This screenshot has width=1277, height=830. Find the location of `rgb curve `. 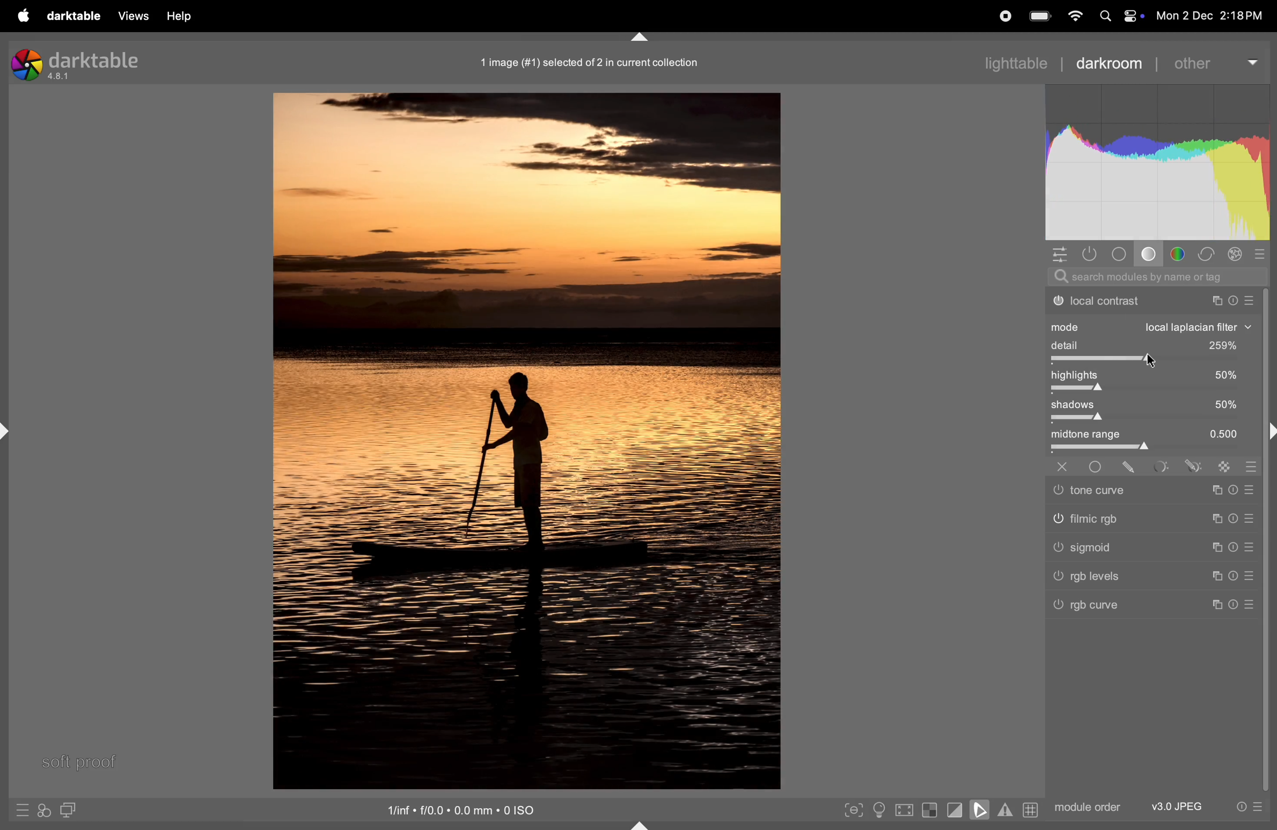

rgb curve  is located at coordinates (1095, 607).